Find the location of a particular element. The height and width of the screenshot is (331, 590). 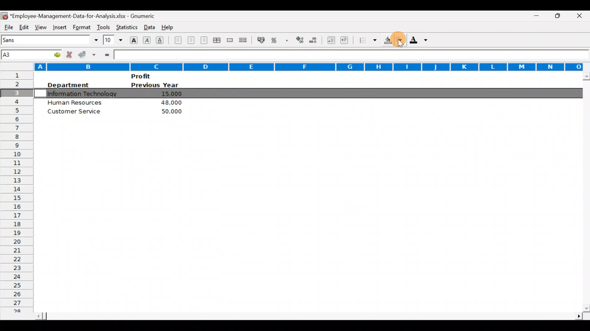

Cell name is located at coordinates (32, 53).